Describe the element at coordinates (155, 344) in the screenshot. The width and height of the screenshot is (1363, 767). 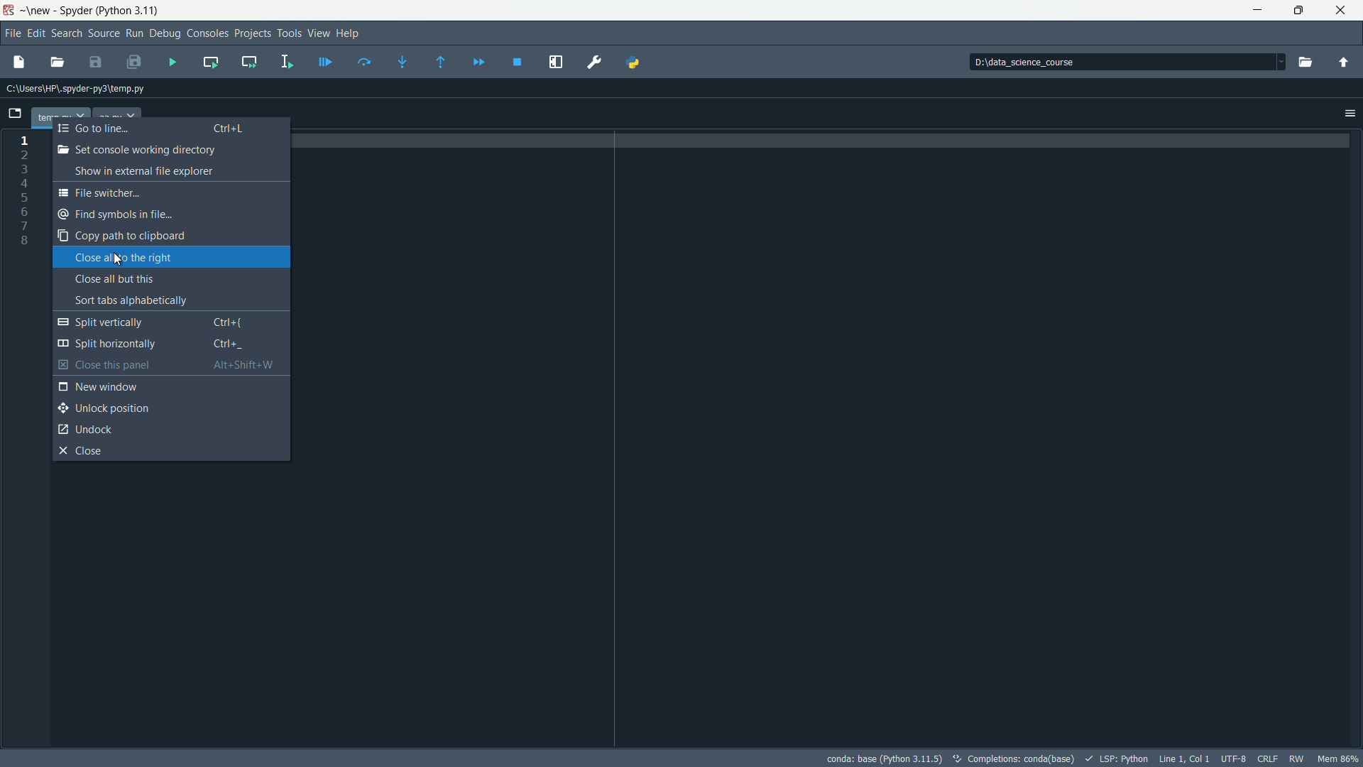
I see `split horizontally` at that location.